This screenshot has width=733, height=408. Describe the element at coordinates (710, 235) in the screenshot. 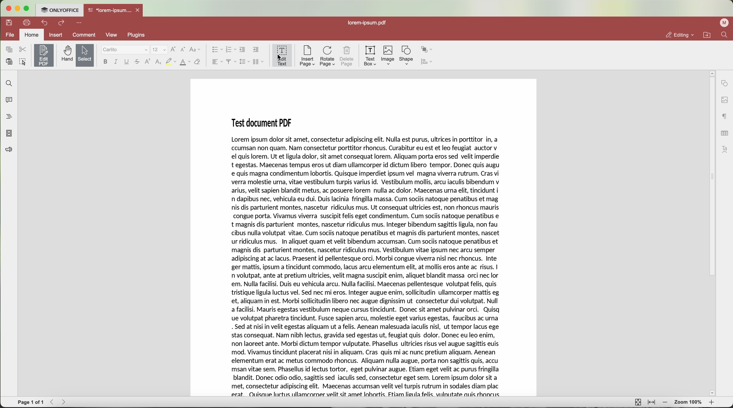

I see `scroll bar` at that location.